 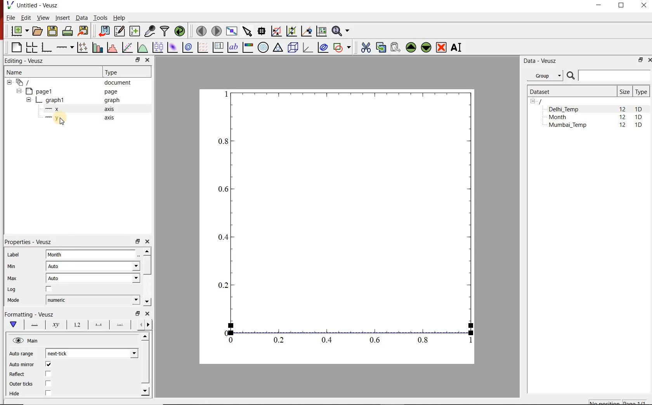 What do you see at coordinates (396, 47) in the screenshot?
I see `paste widget from the clipboard` at bounding box center [396, 47].